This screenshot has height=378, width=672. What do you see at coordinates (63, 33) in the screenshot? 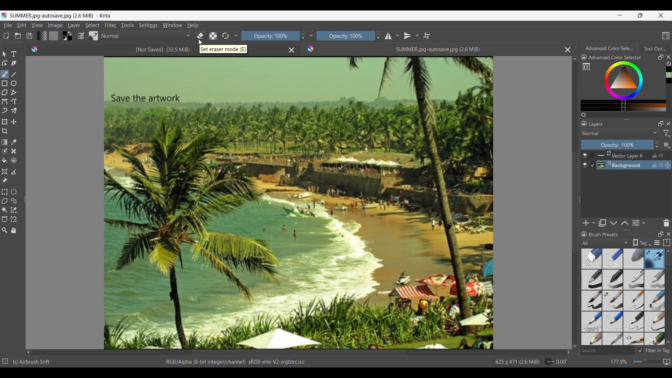
I see `Foreground color` at bounding box center [63, 33].